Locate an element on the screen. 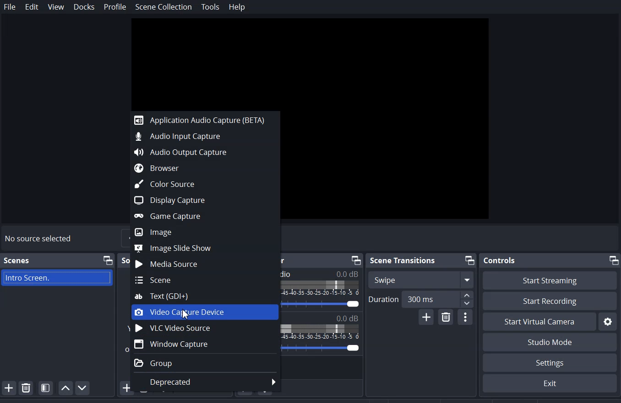  Move Scene Up is located at coordinates (65, 388).